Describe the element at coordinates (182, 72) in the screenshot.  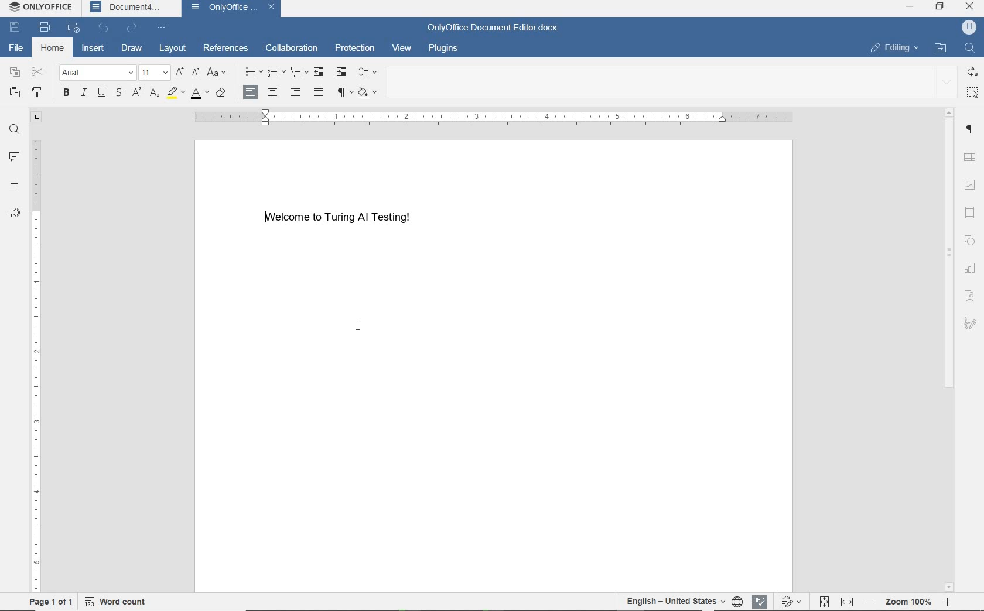
I see `increment font size` at that location.